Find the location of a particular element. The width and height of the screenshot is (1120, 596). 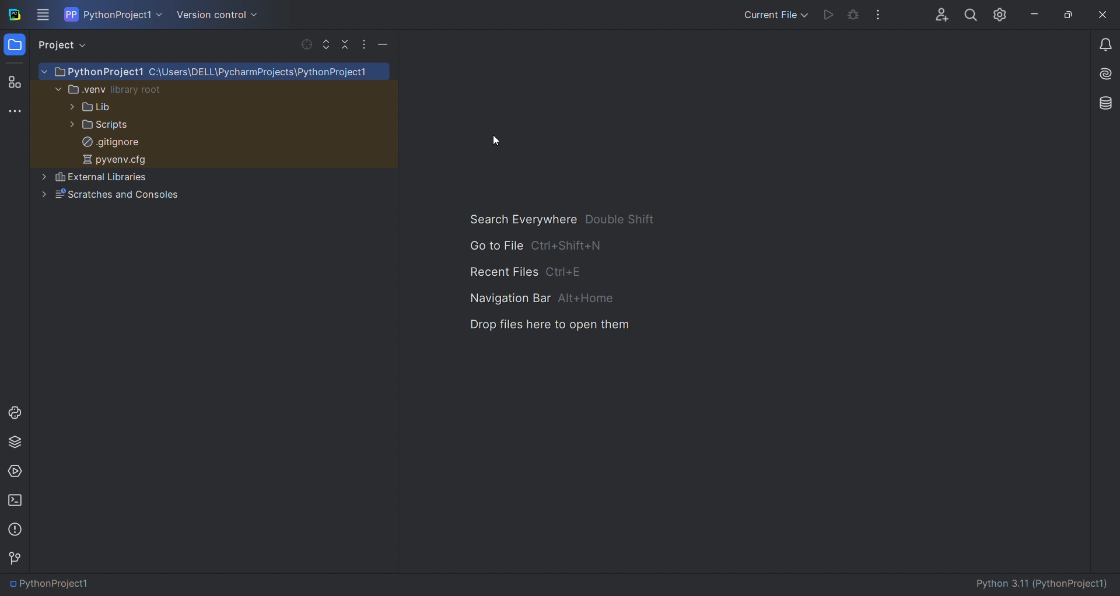

debug/run options is located at coordinates (777, 13).